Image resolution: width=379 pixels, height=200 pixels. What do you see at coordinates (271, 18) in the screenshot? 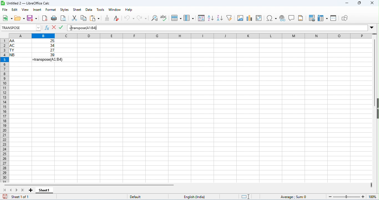
I see `insert special characters` at bounding box center [271, 18].